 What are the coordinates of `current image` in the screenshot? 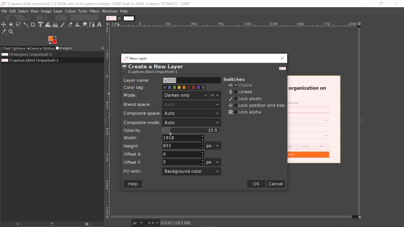 It's located at (314, 120).